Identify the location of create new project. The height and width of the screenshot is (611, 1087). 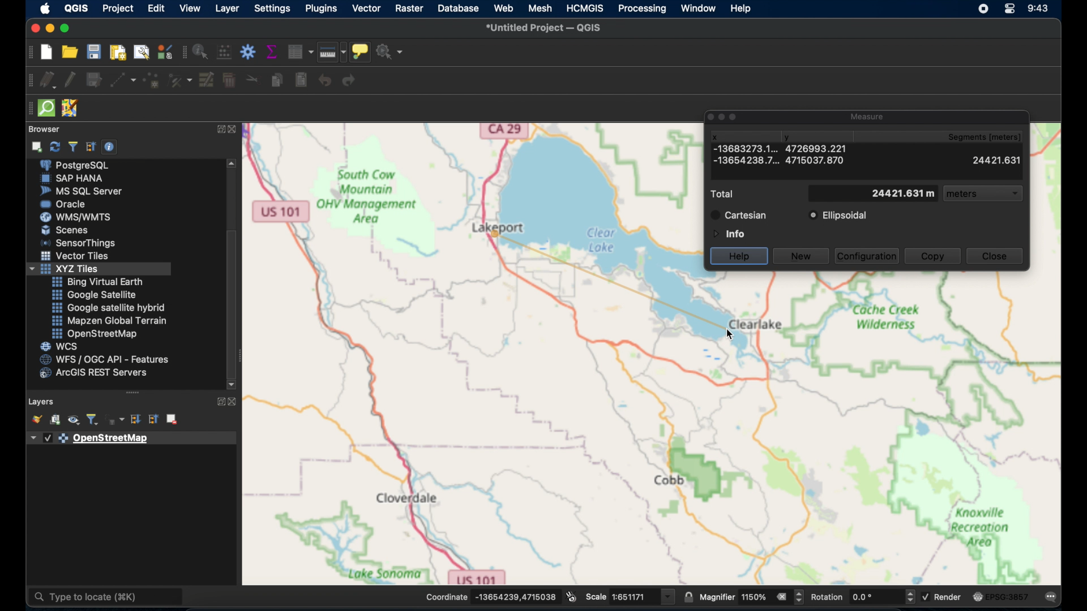
(46, 52).